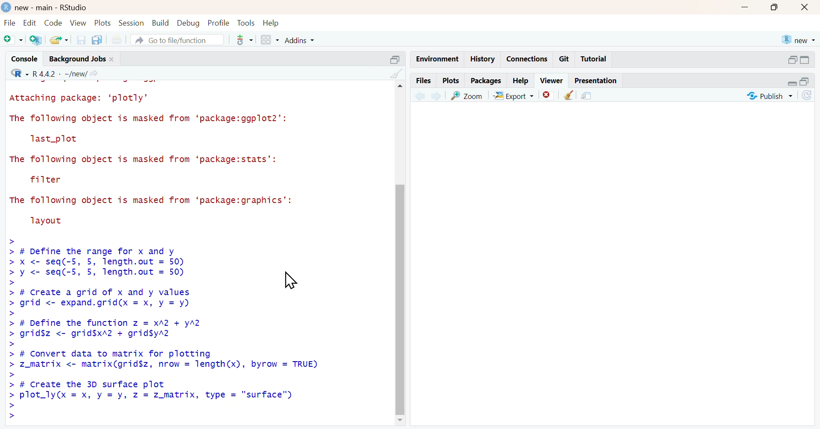 The height and width of the screenshot is (429, 820). What do you see at coordinates (5, 6) in the screenshot?
I see `logo` at bounding box center [5, 6].